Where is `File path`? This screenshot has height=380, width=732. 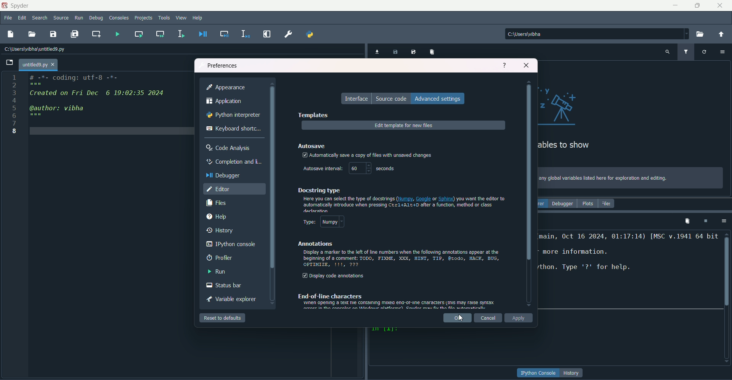 File path is located at coordinates (36, 49).